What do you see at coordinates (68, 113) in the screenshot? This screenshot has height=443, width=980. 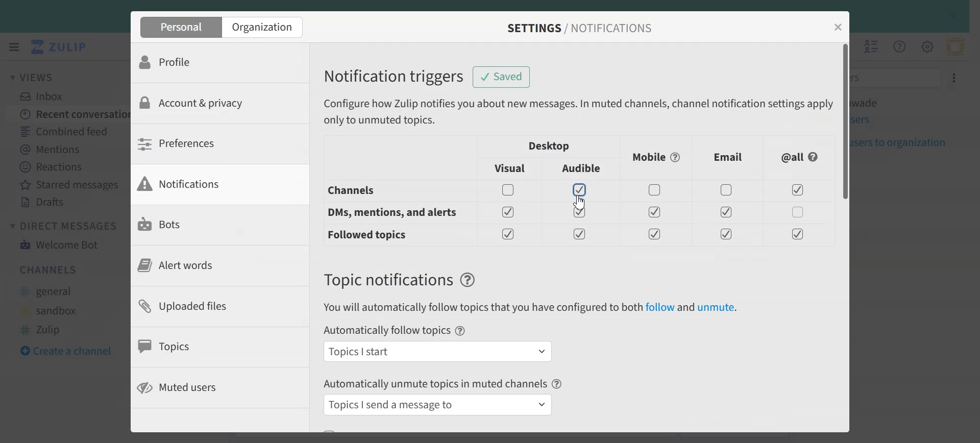 I see `Recent conversation` at bounding box center [68, 113].